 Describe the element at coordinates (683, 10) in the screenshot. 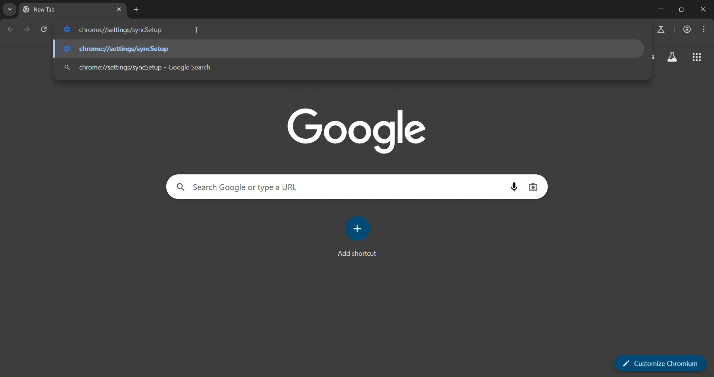

I see `restore down` at that location.